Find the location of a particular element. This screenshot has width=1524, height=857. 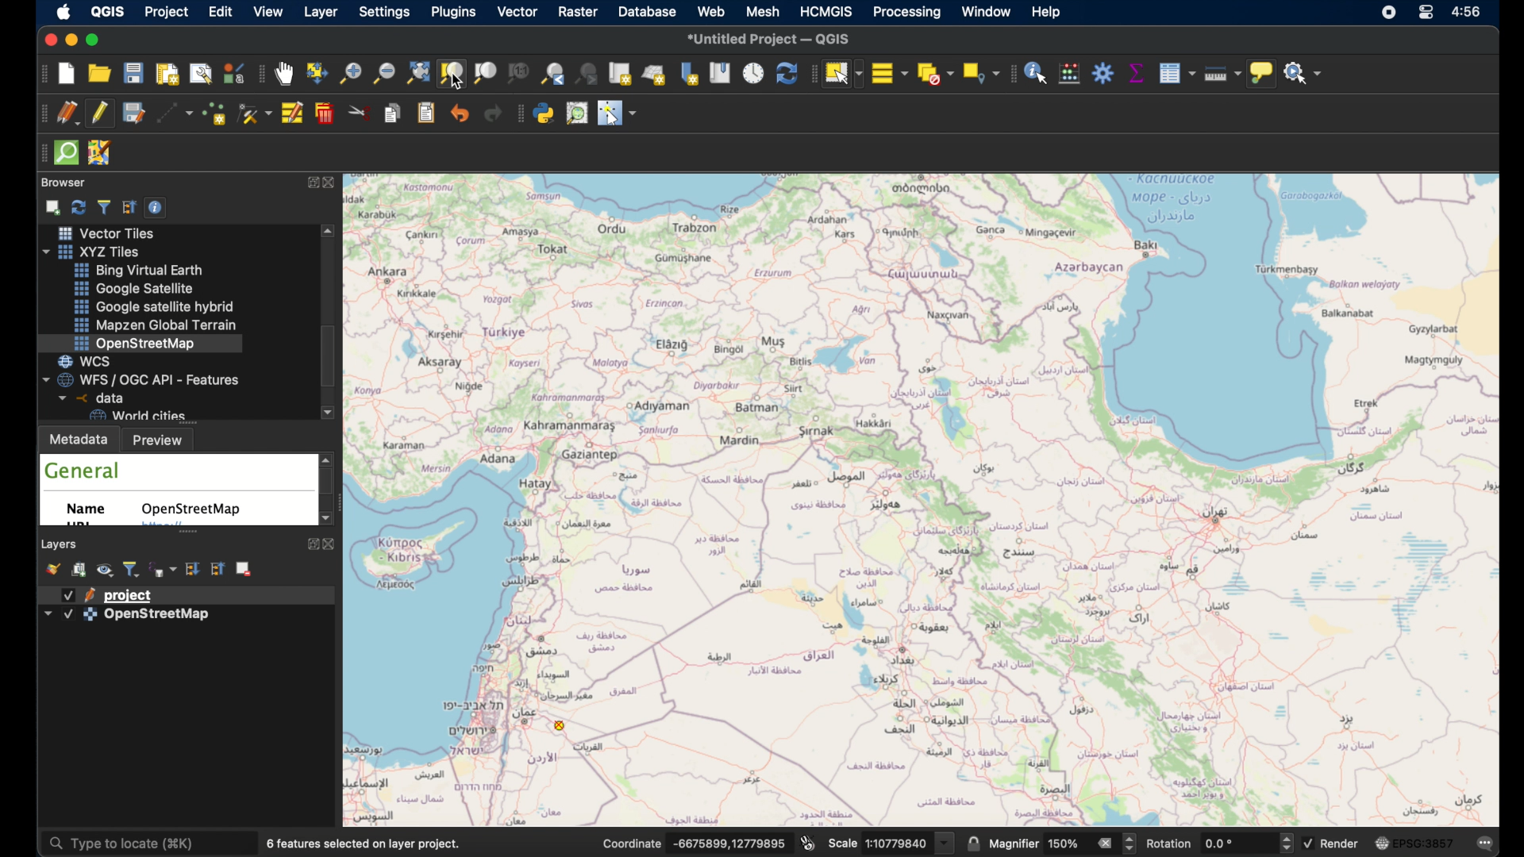

database is located at coordinates (646, 11).